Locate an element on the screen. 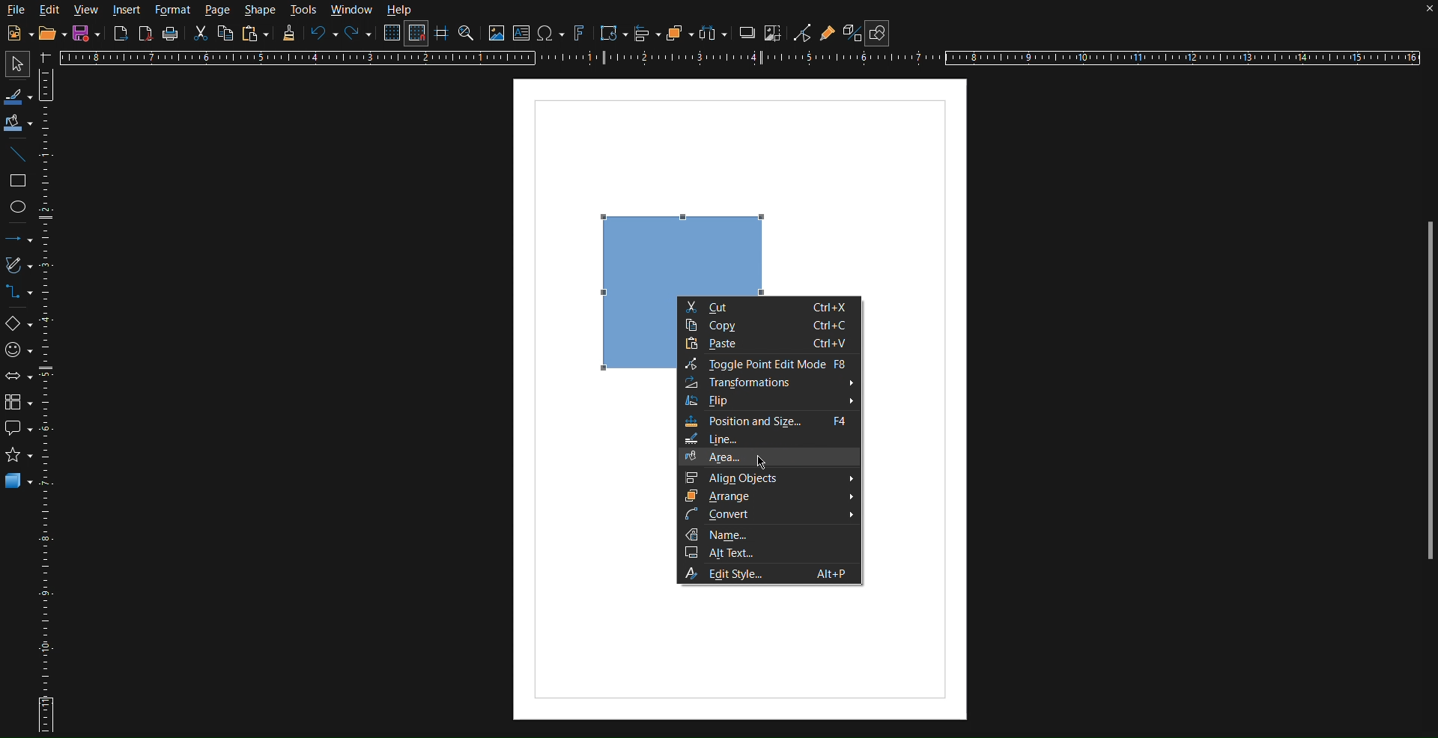  Insert Image is located at coordinates (497, 34).